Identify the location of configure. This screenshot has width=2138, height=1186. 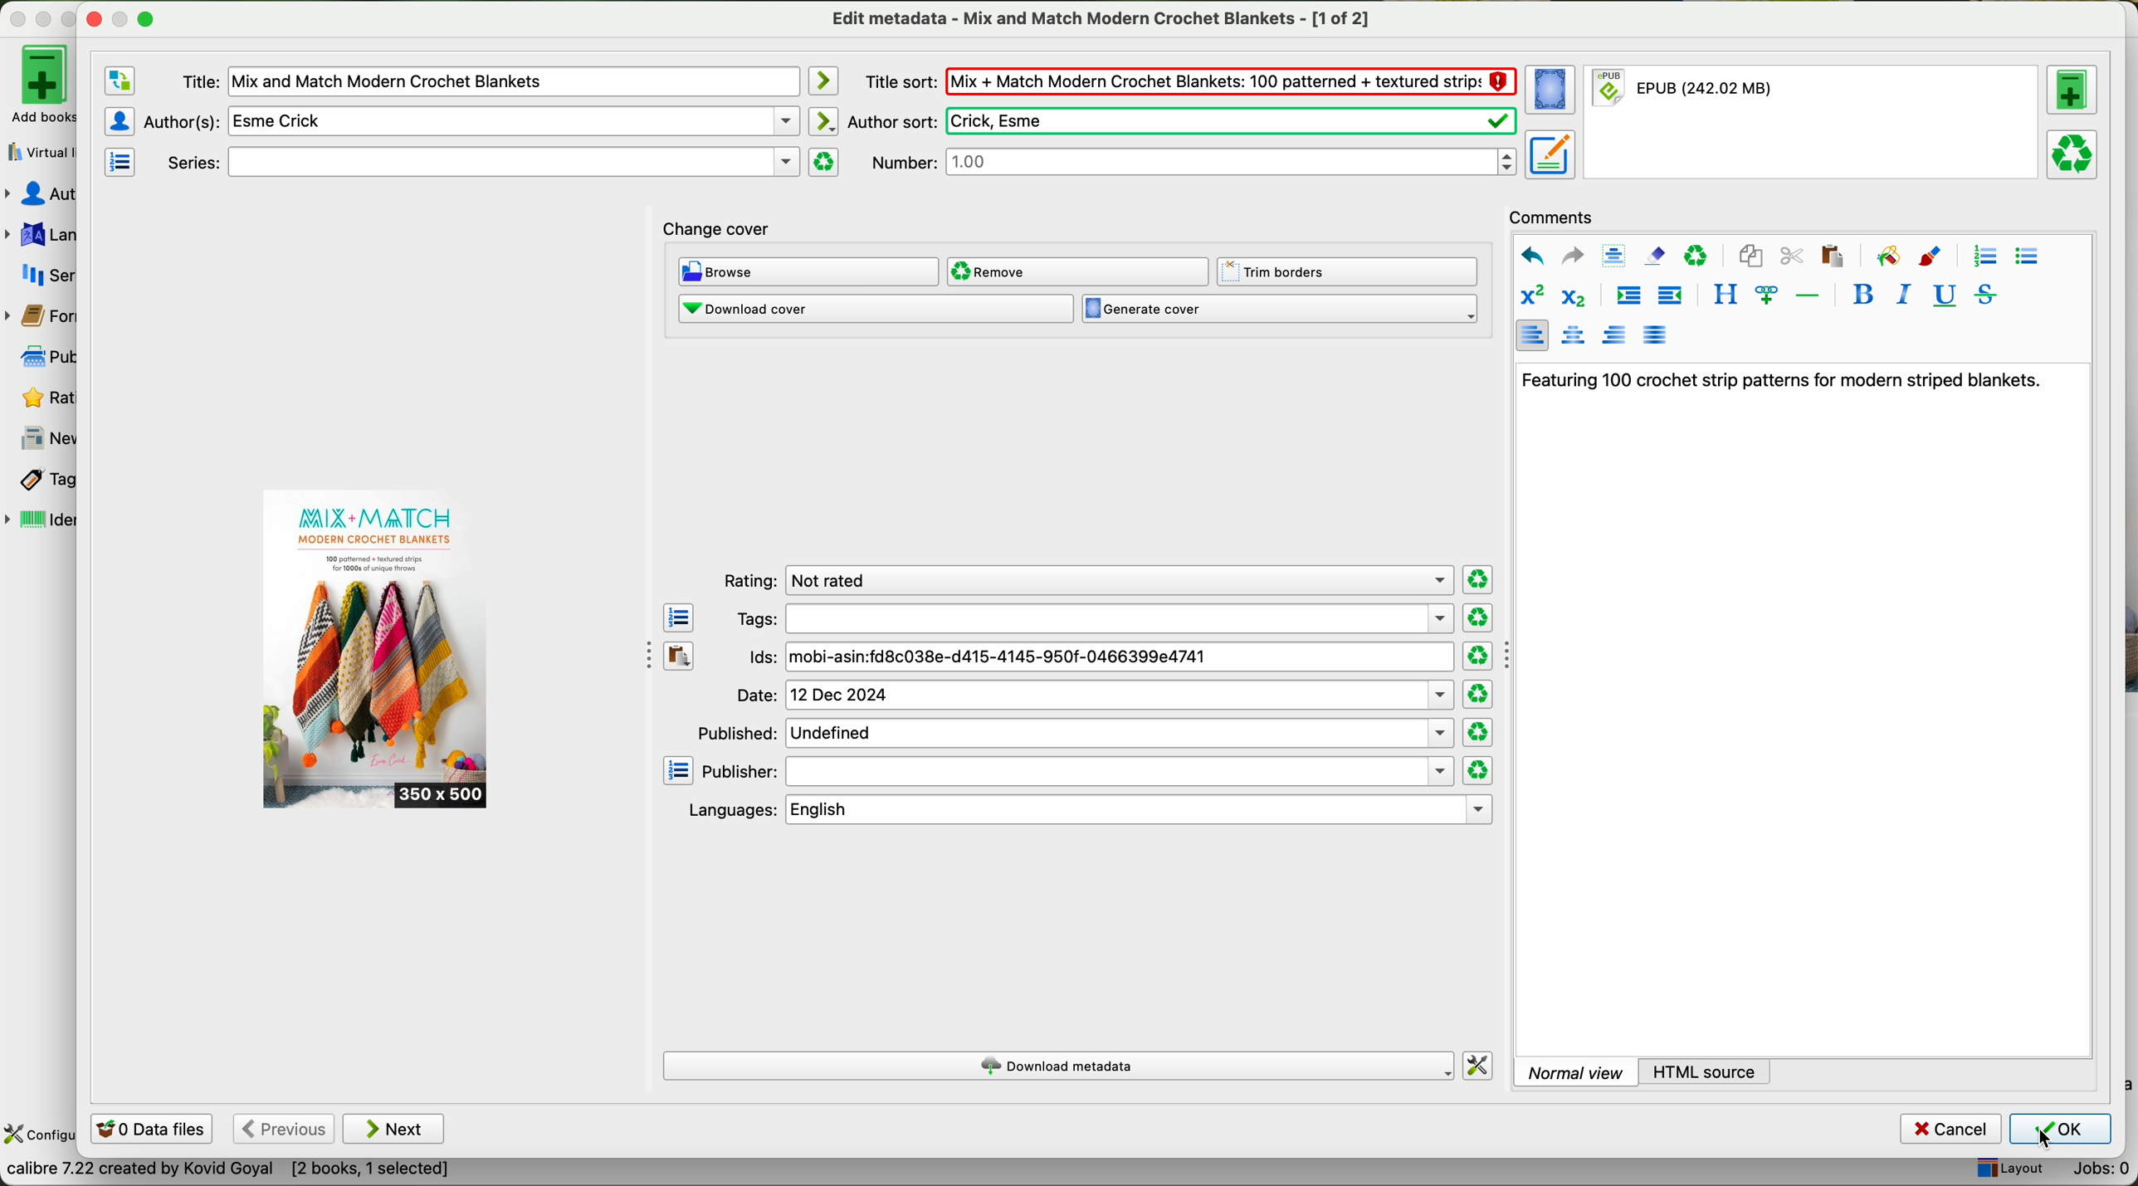
(39, 1135).